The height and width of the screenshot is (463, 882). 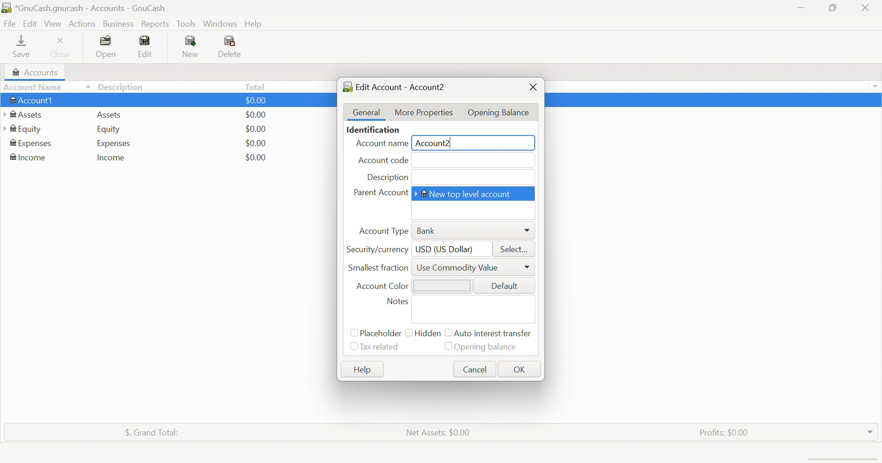 I want to click on Accounts, so click(x=36, y=73).